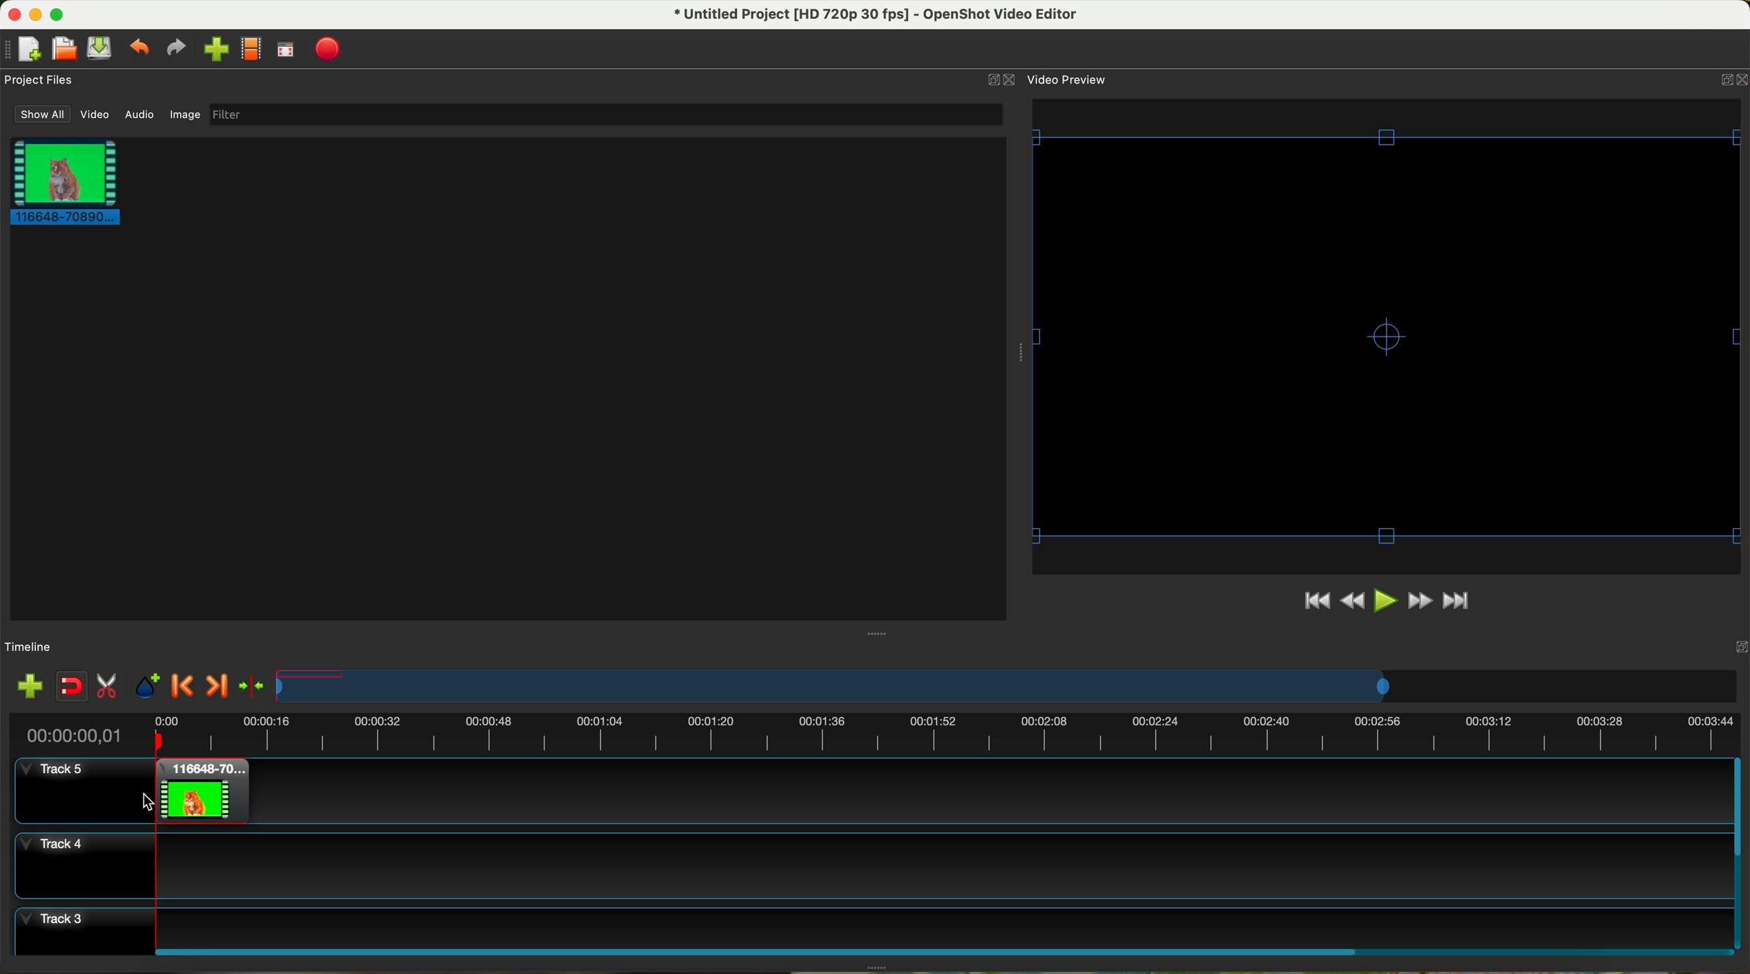 The width and height of the screenshot is (1750, 974). I want to click on scroll bar, so click(1739, 853).